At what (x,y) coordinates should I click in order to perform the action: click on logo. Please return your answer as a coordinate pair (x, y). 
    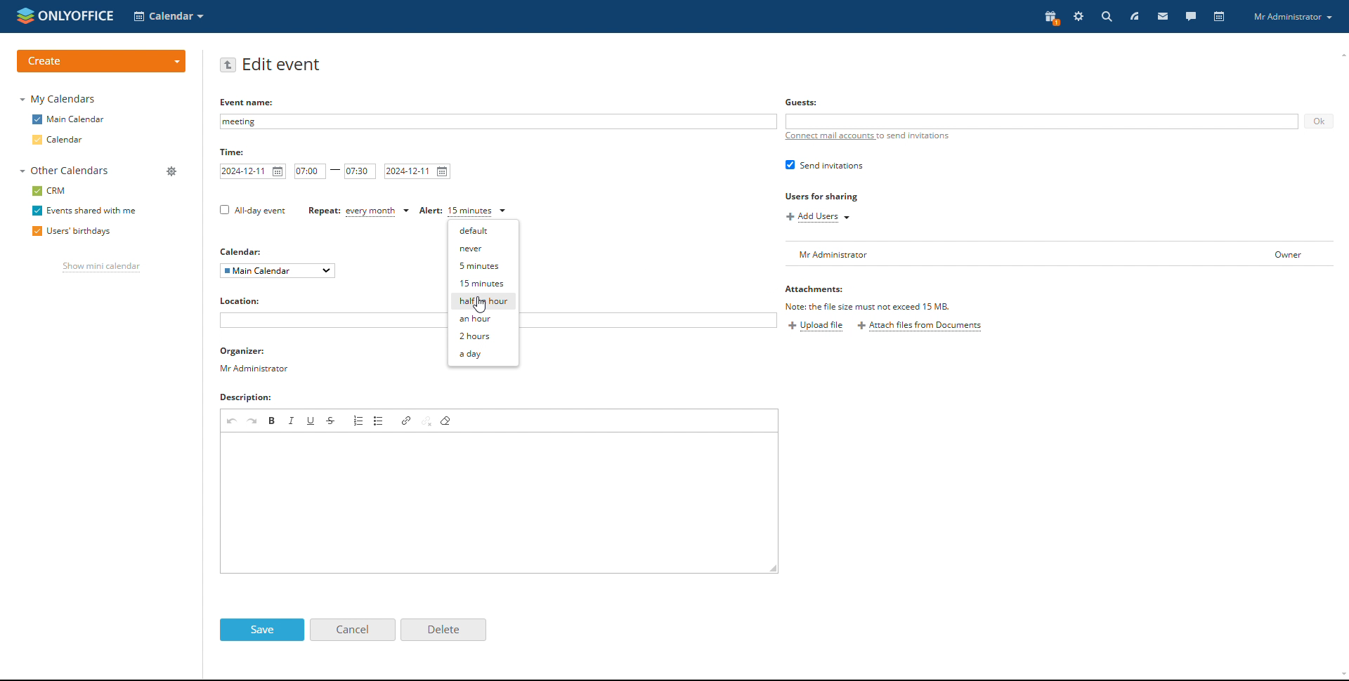
    Looking at the image, I should click on (65, 15).